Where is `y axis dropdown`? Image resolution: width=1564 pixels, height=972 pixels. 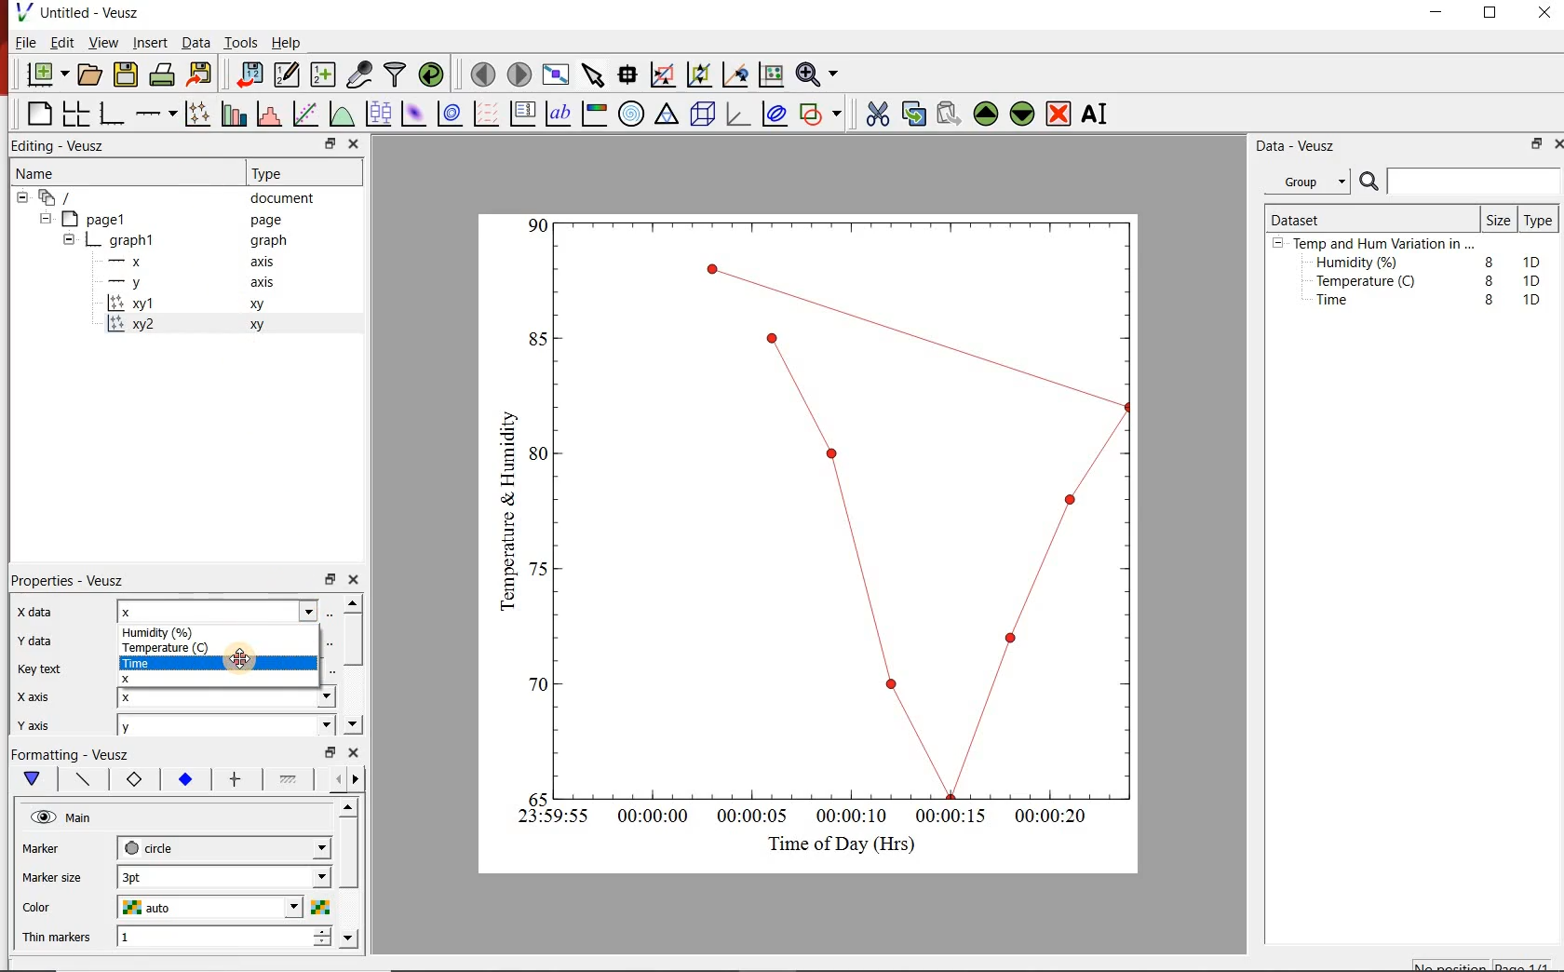
y axis dropdown is located at coordinates (290, 728).